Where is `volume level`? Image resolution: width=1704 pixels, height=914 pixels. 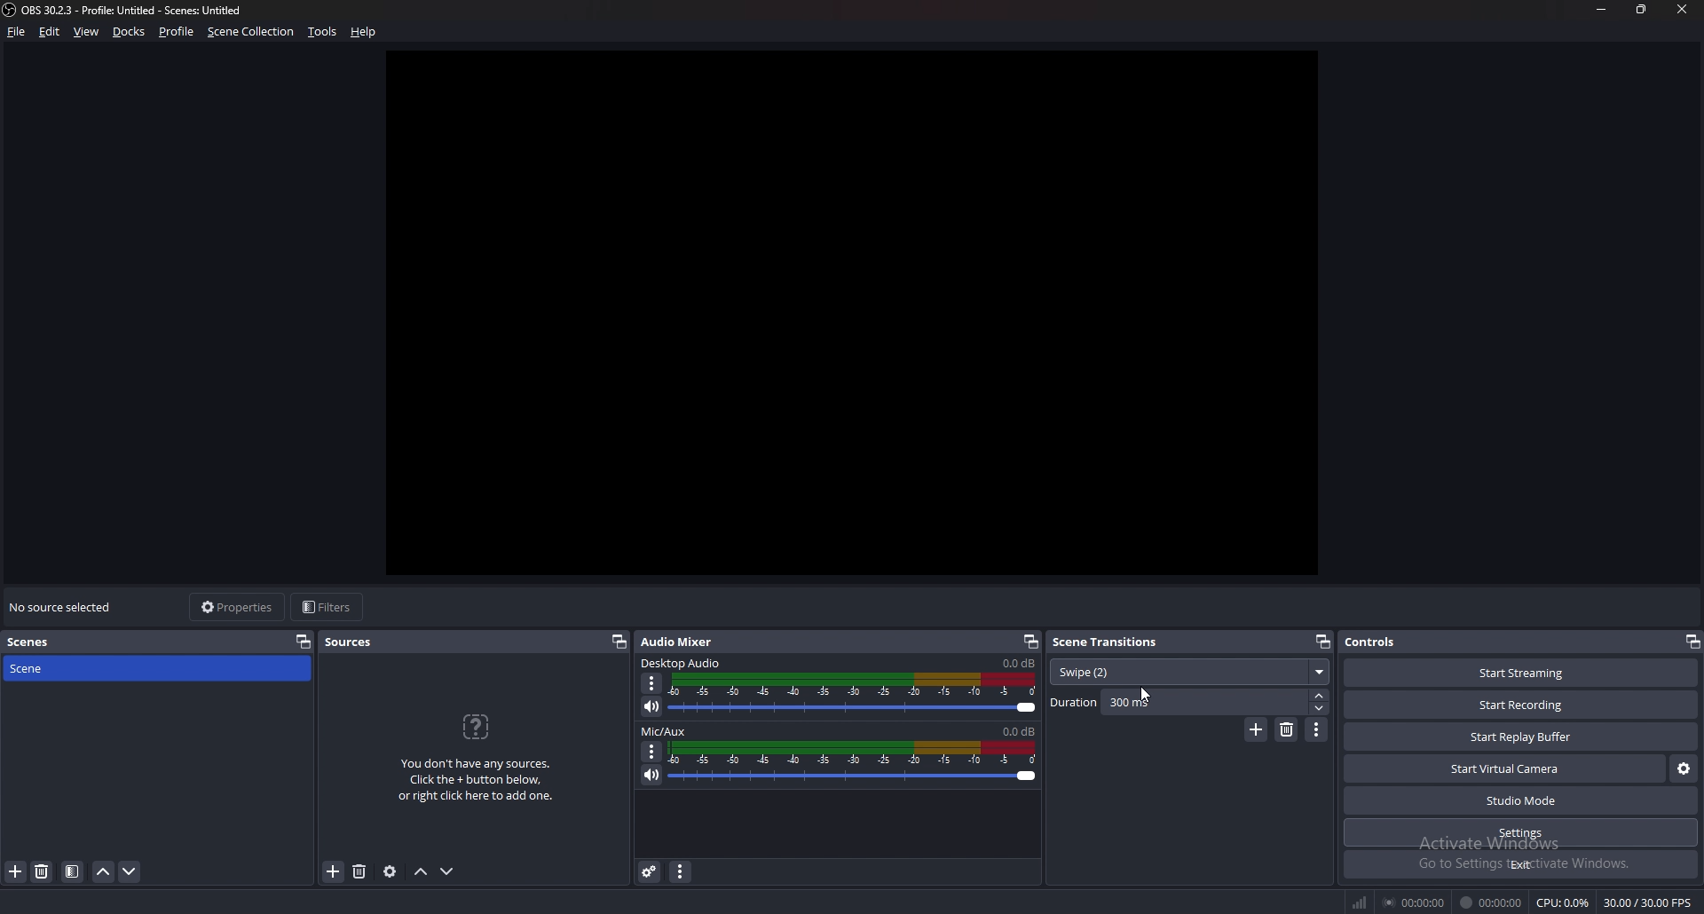 volume level is located at coordinates (1019, 731).